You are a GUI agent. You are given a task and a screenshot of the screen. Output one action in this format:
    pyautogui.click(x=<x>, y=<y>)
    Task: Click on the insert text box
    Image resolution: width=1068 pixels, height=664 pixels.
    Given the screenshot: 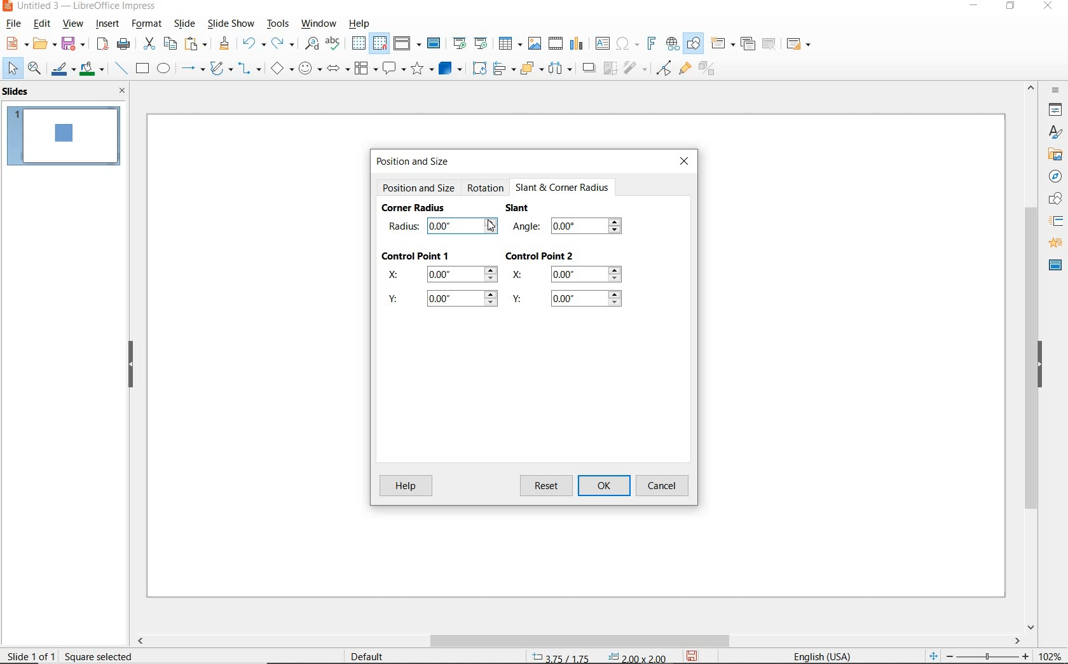 What is the action you would take?
    pyautogui.click(x=601, y=43)
    